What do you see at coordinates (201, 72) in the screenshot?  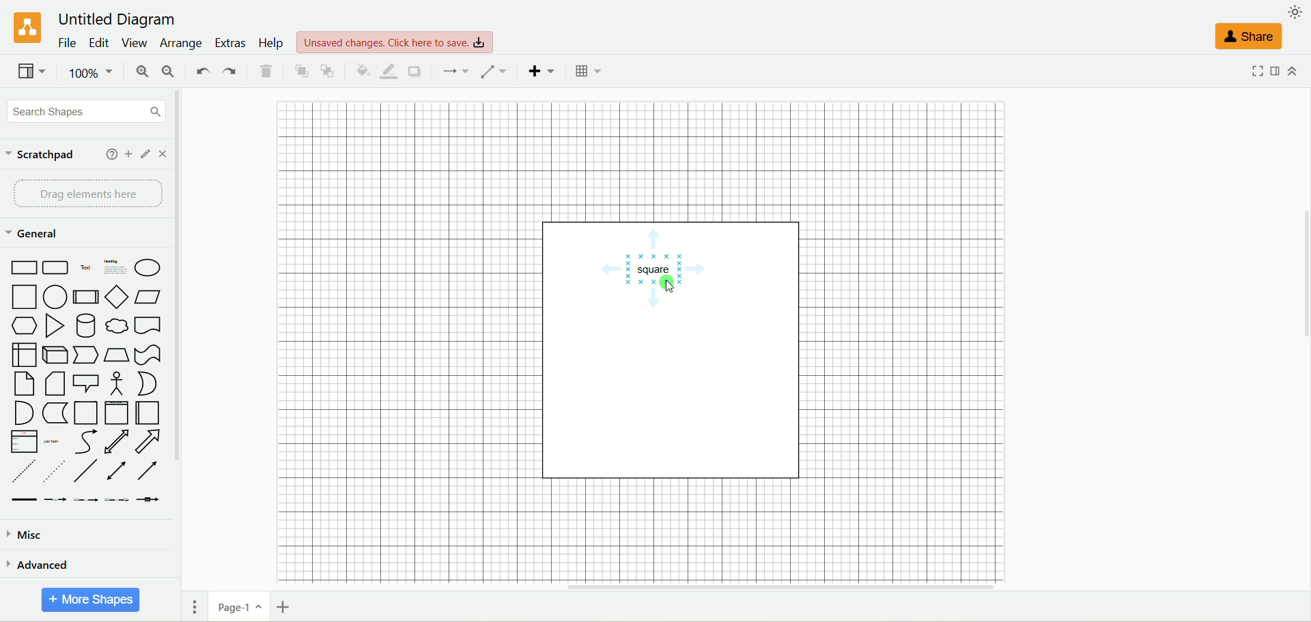 I see `undo` at bounding box center [201, 72].